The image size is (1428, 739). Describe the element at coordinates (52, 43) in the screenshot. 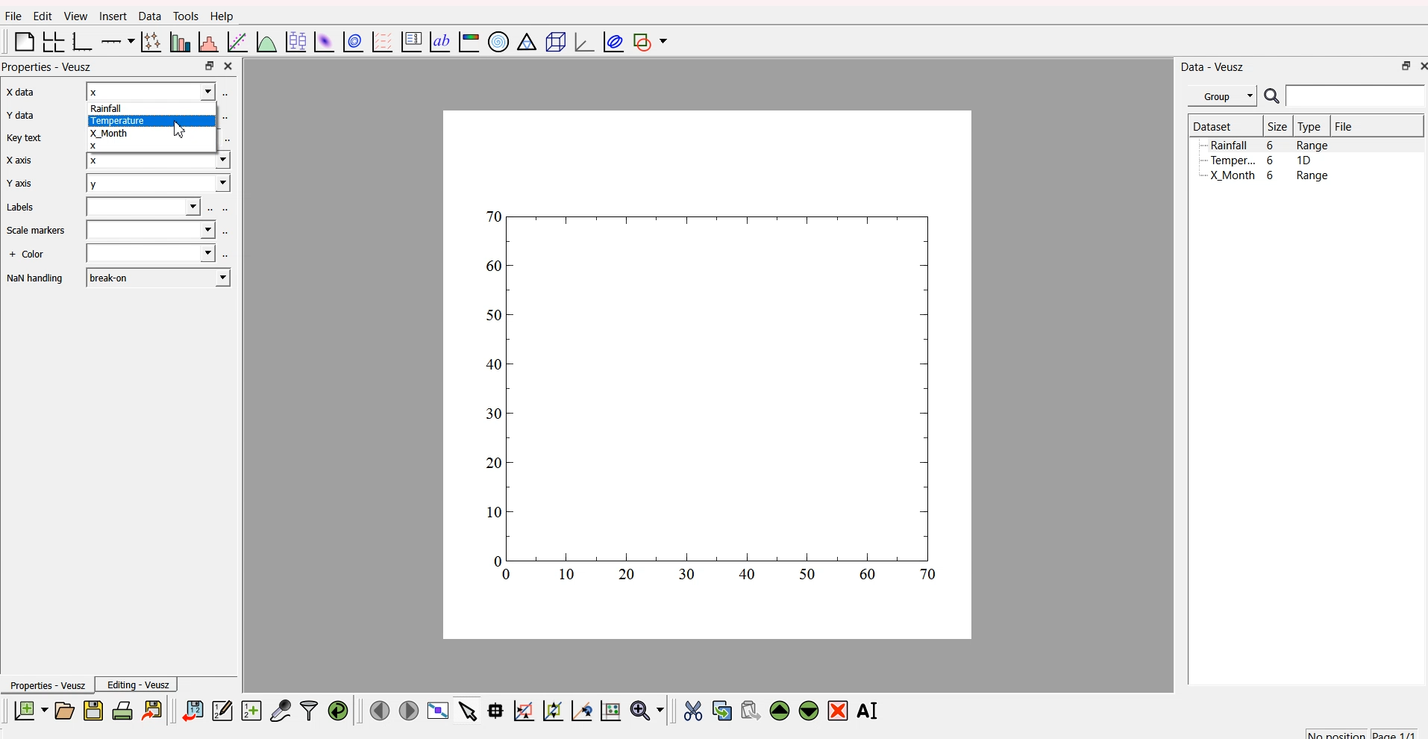

I see `arrange grid in graph` at that location.